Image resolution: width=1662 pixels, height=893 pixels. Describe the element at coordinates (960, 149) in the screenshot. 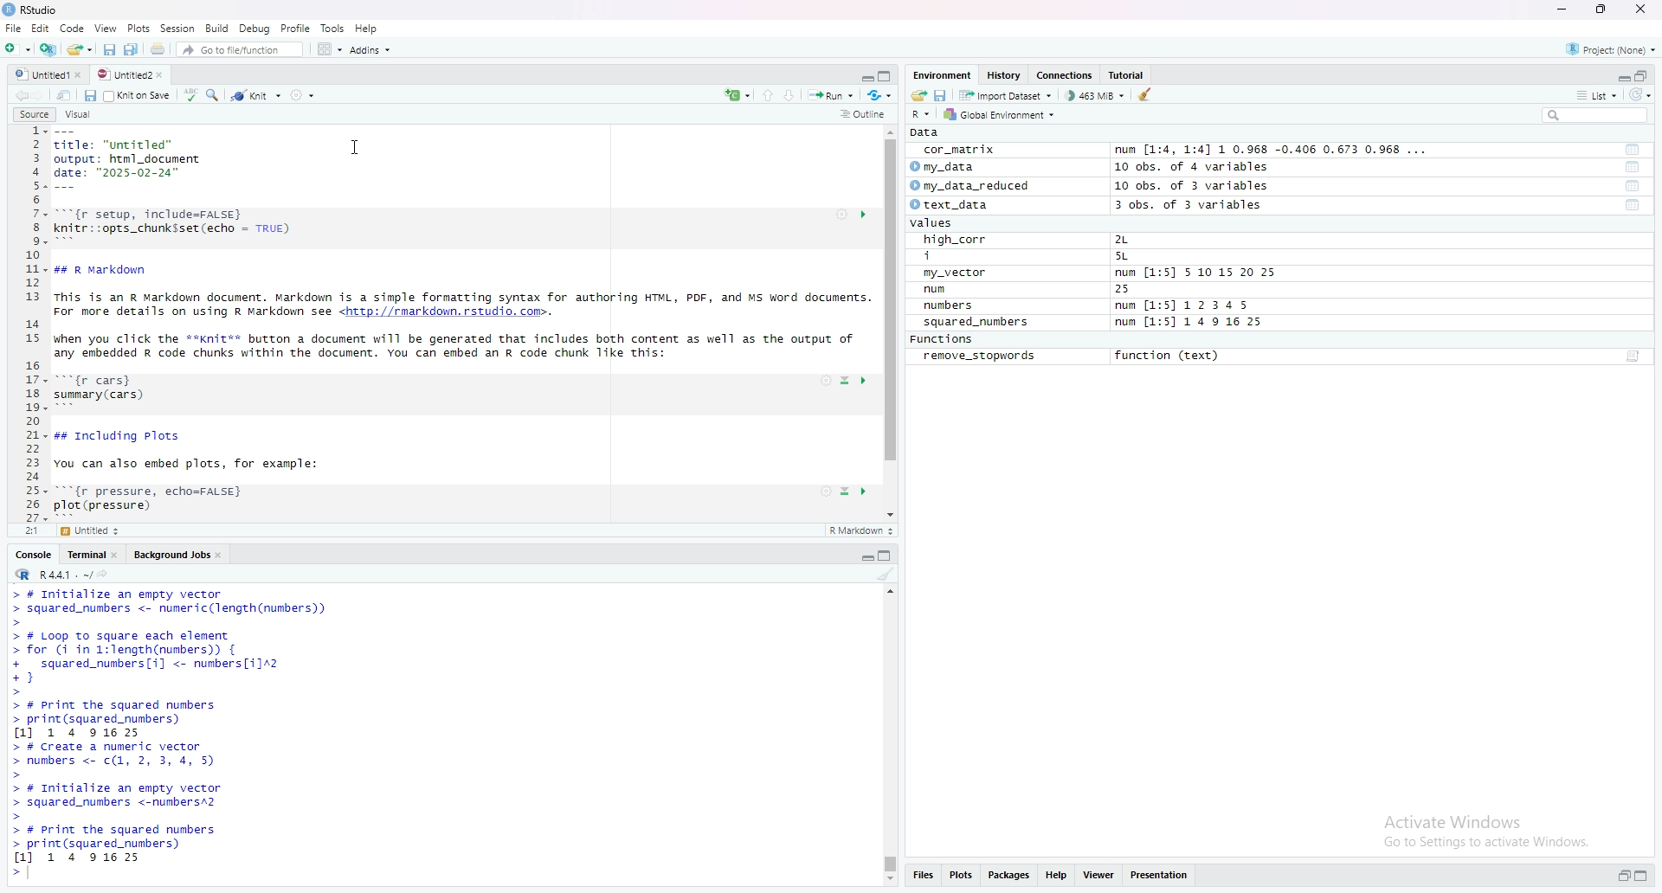

I see `cor_matrix` at that location.